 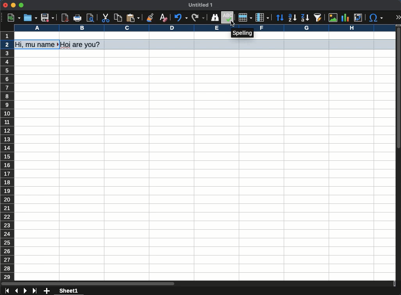 I want to click on expand, so click(x=399, y=18).